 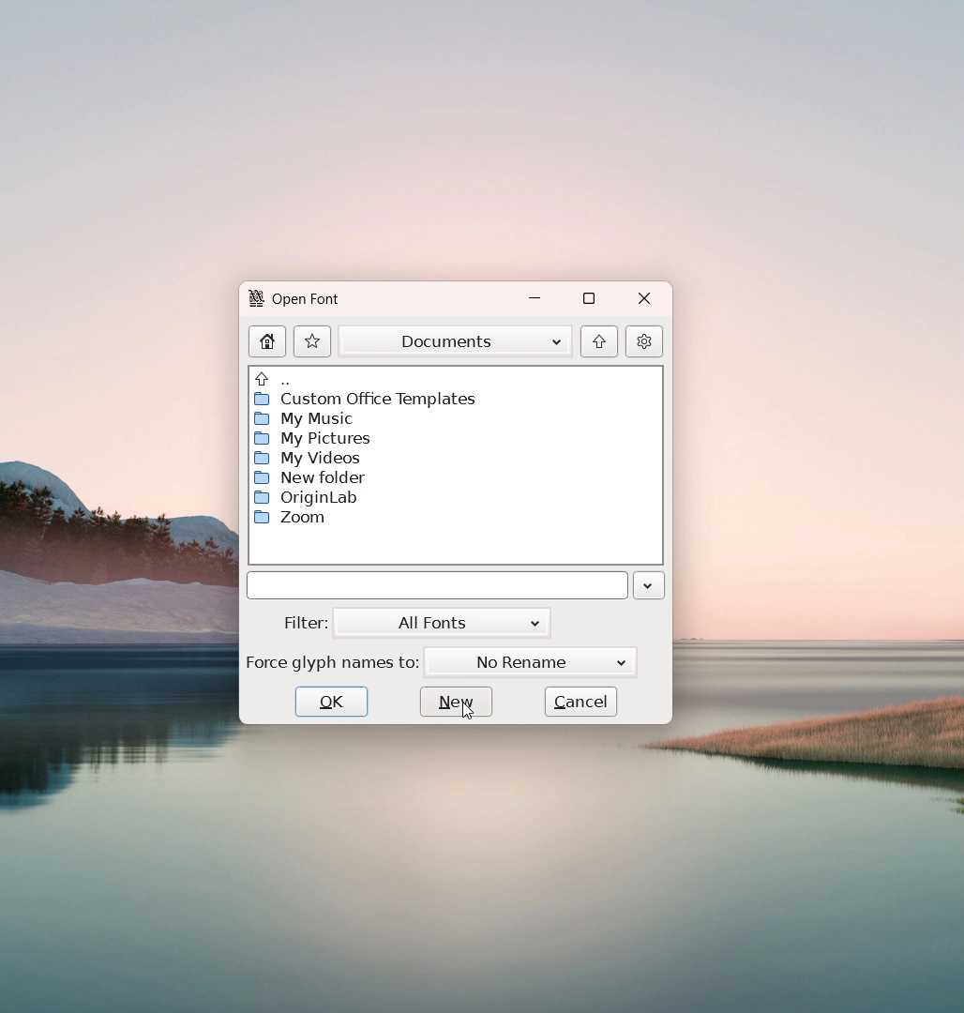 I want to click on all fonts, so click(x=441, y=624).